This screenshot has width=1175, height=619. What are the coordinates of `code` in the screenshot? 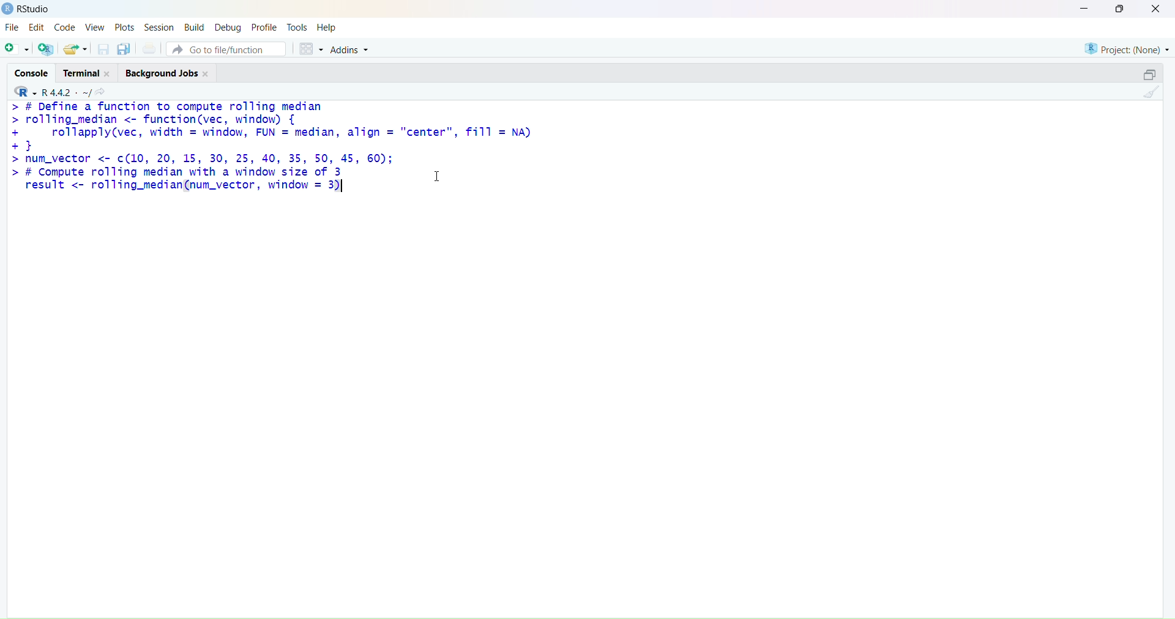 It's located at (65, 27).